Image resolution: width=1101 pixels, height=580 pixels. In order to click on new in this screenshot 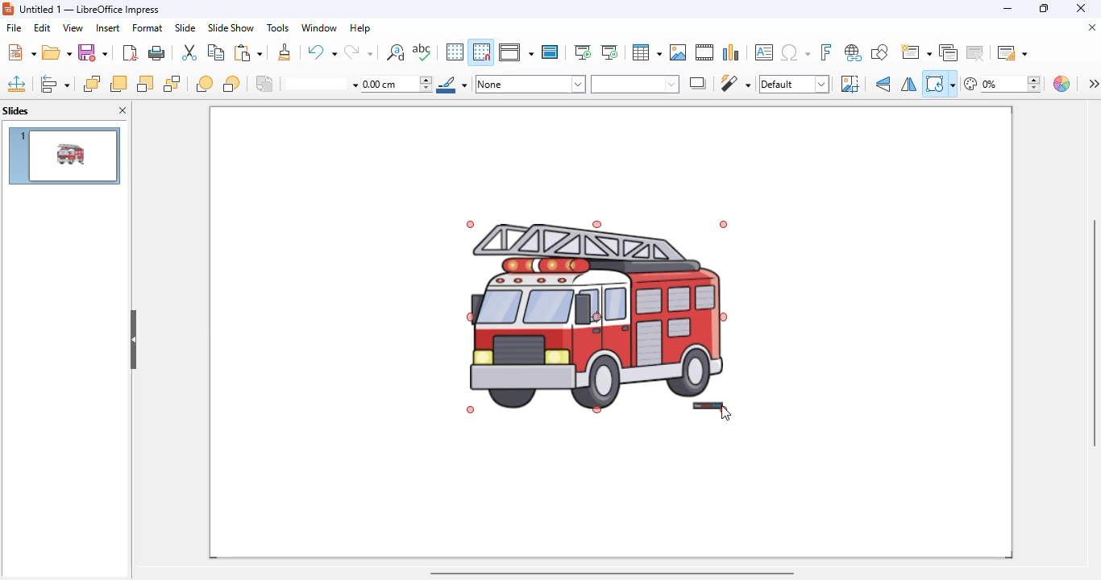, I will do `click(21, 52)`.